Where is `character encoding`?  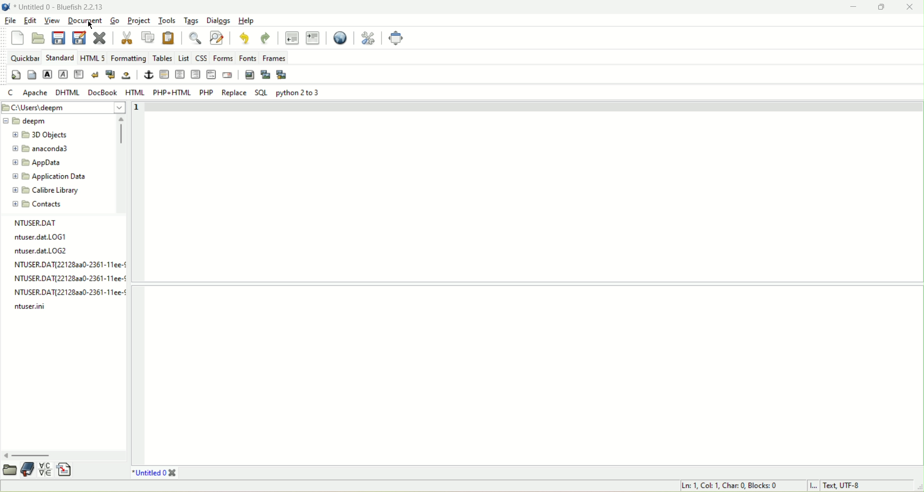
character encoding is located at coordinates (861, 486).